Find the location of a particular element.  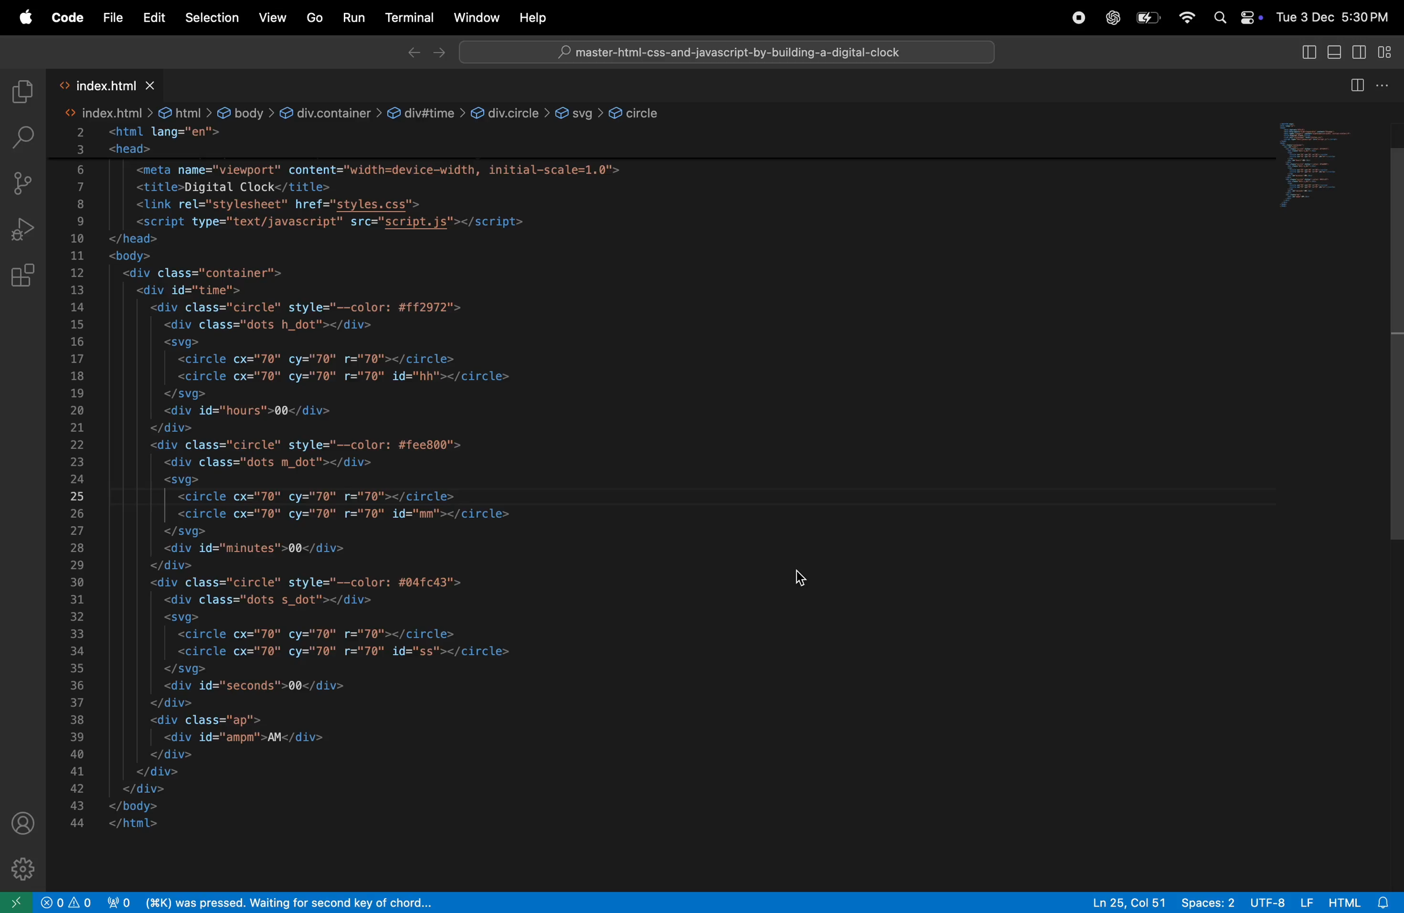

record is located at coordinates (1079, 17).